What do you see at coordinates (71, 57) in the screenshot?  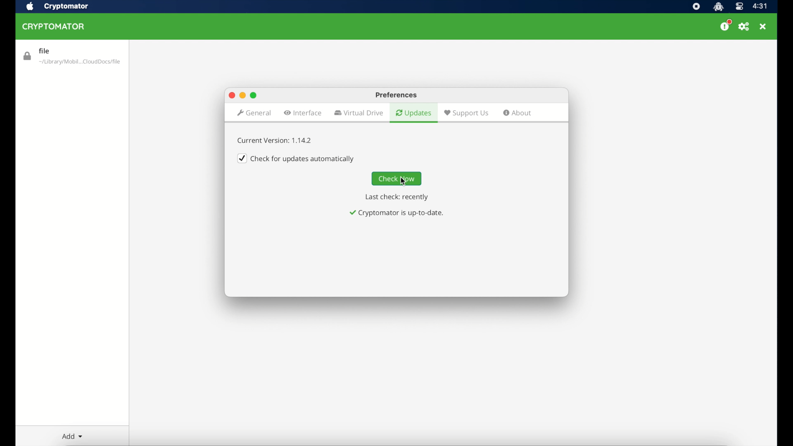 I see `file` at bounding box center [71, 57].